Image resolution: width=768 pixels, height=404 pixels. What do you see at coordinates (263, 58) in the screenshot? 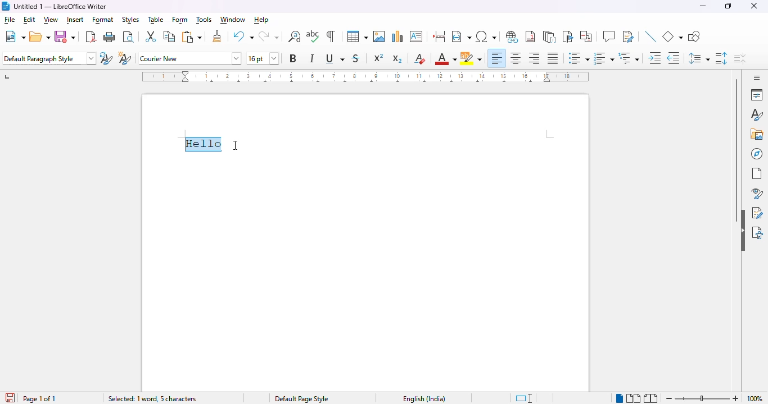
I see `font size` at bounding box center [263, 58].